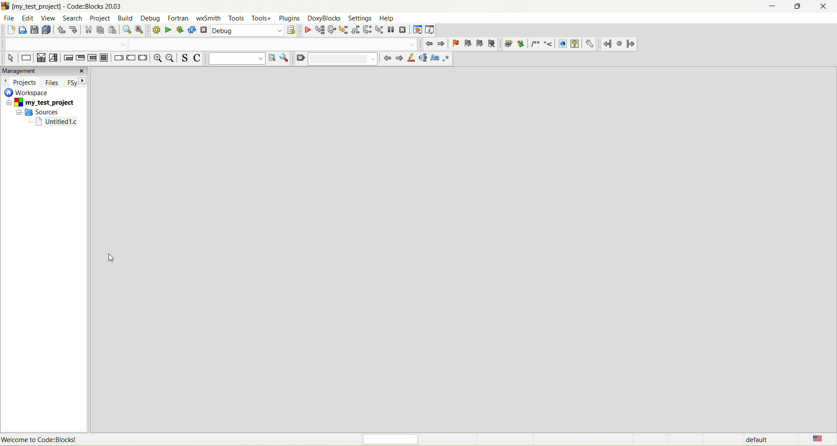  What do you see at coordinates (100, 30) in the screenshot?
I see `copy` at bounding box center [100, 30].